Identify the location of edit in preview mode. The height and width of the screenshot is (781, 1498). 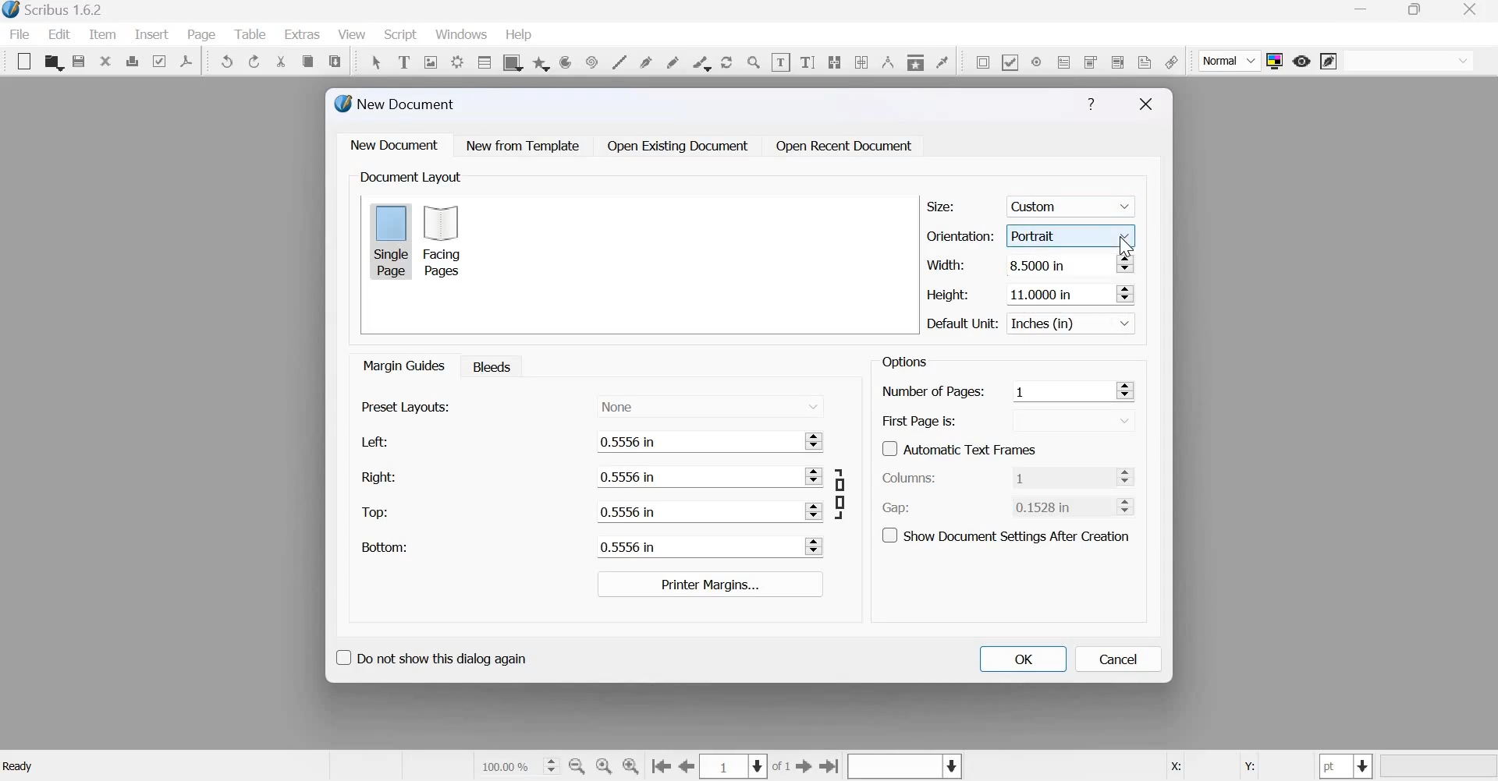
(1329, 62).